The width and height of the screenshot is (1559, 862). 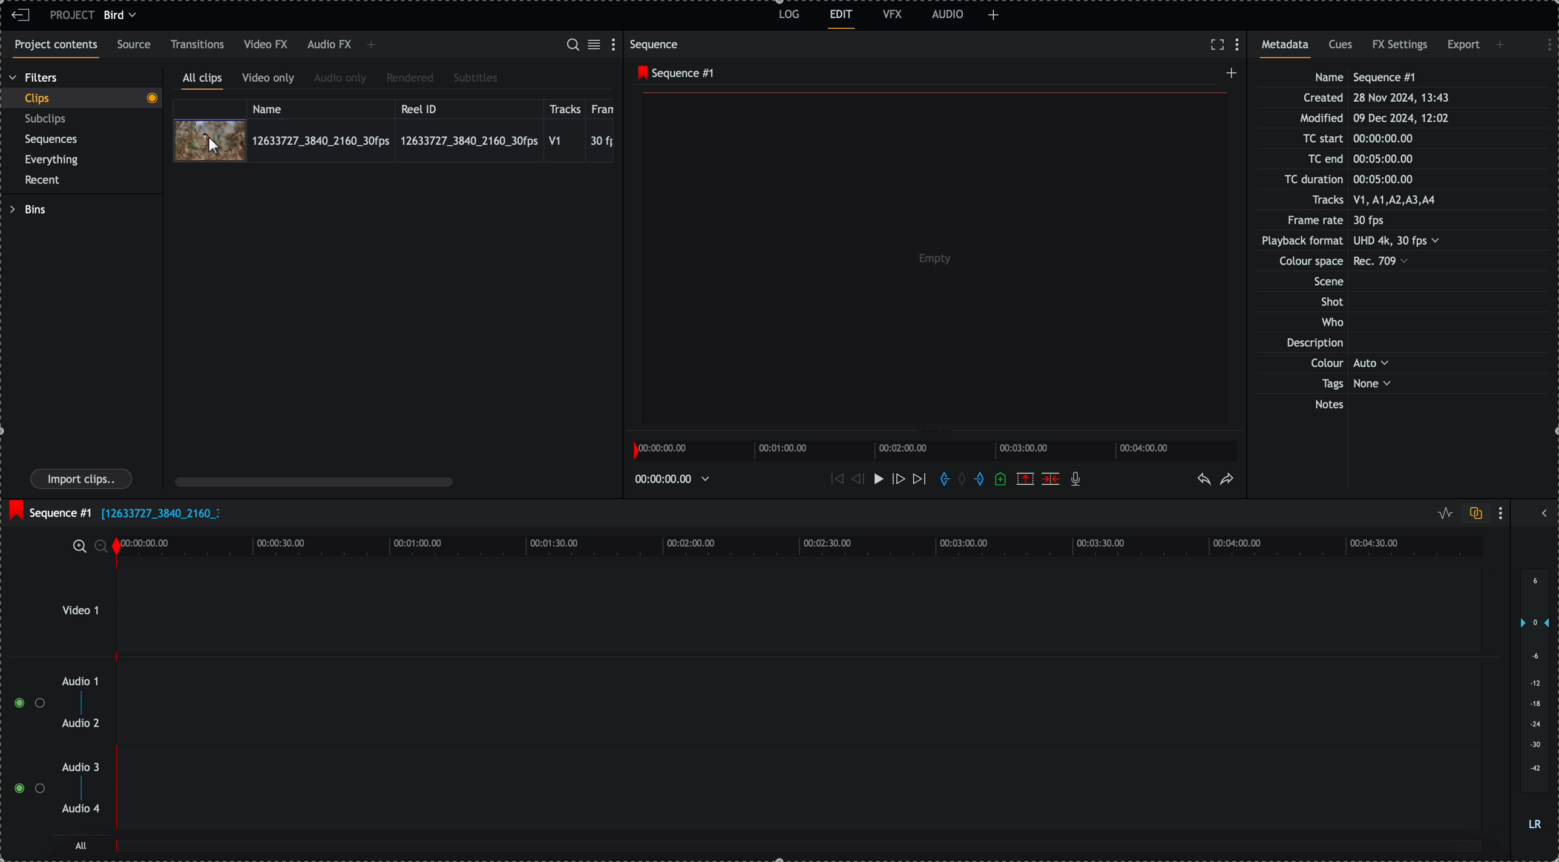 I want to click on add in marks, so click(x=942, y=479).